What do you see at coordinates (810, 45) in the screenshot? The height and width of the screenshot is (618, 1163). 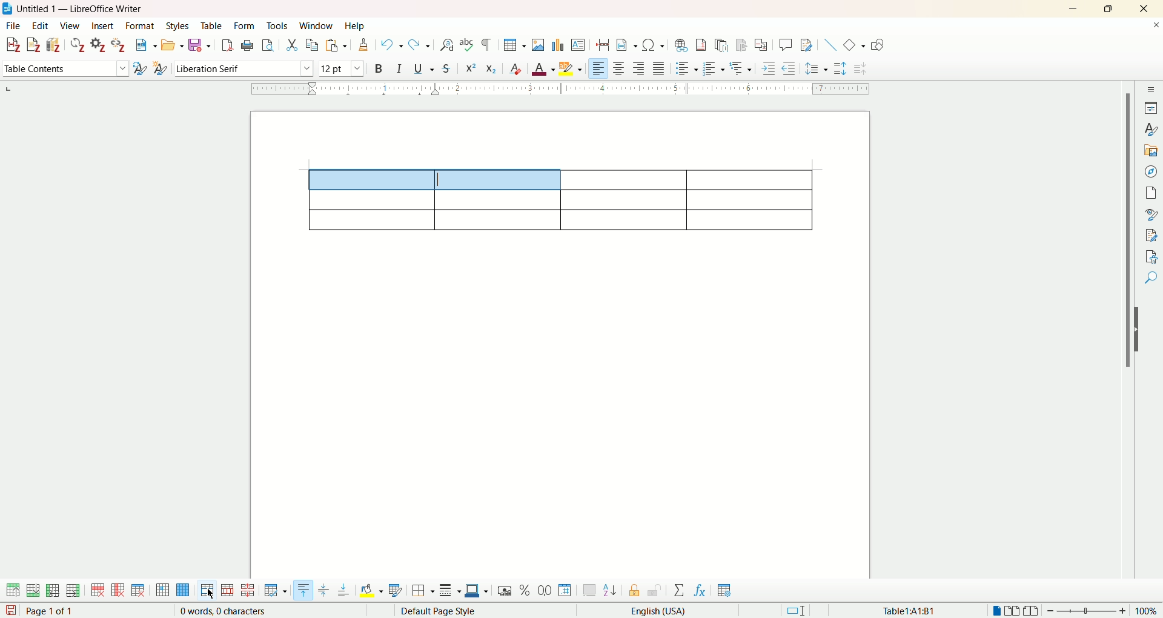 I see `show track changes` at bounding box center [810, 45].